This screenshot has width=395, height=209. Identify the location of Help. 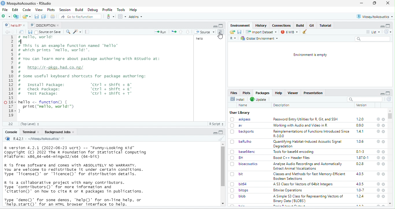
(134, 10).